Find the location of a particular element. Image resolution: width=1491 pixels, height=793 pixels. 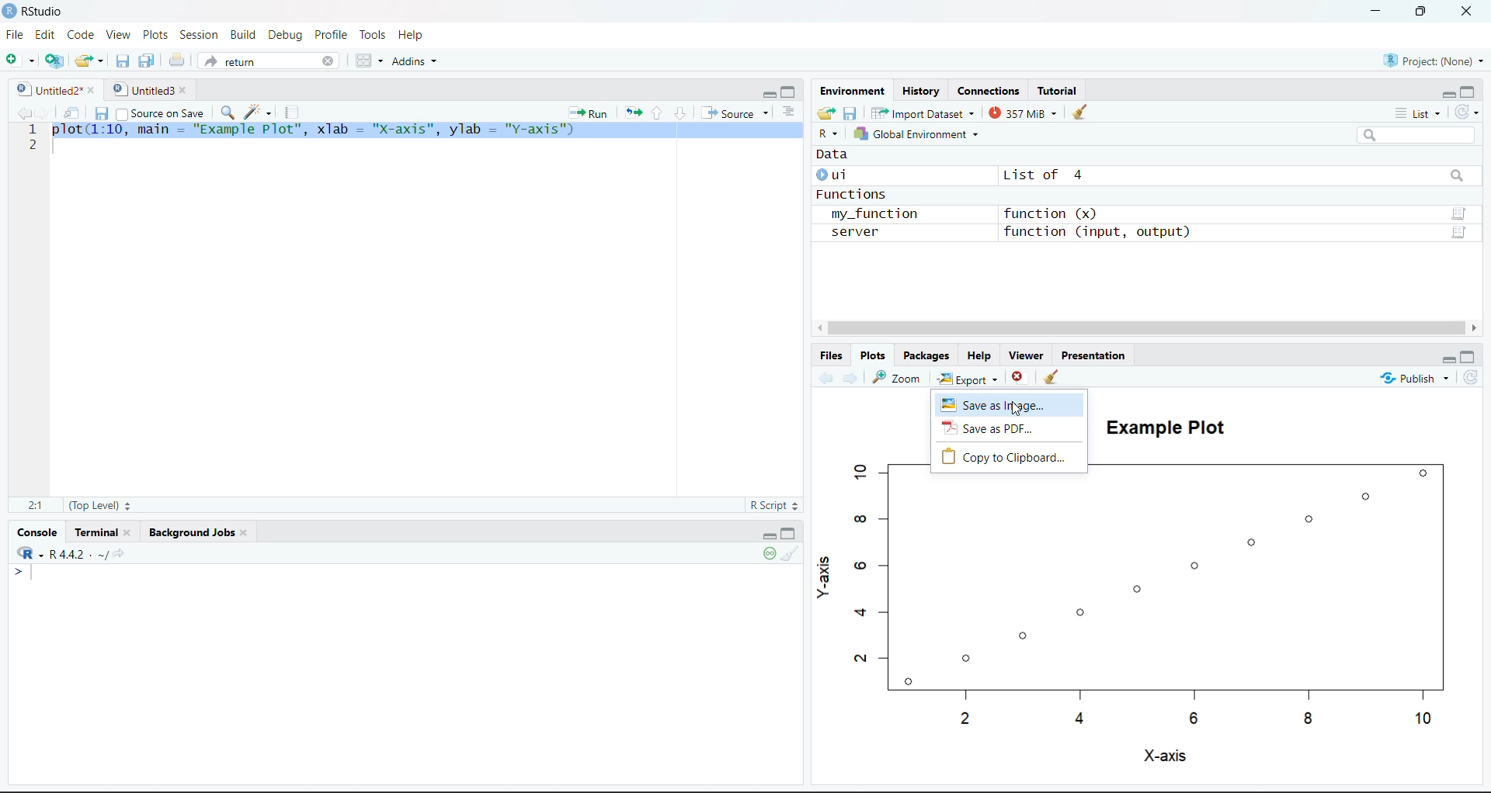

Print the current file is located at coordinates (175, 61).